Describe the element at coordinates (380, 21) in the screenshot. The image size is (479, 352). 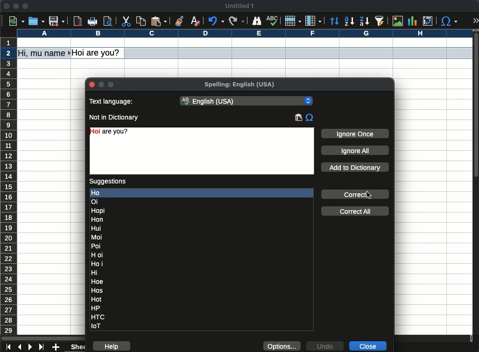
I see `sort` at that location.